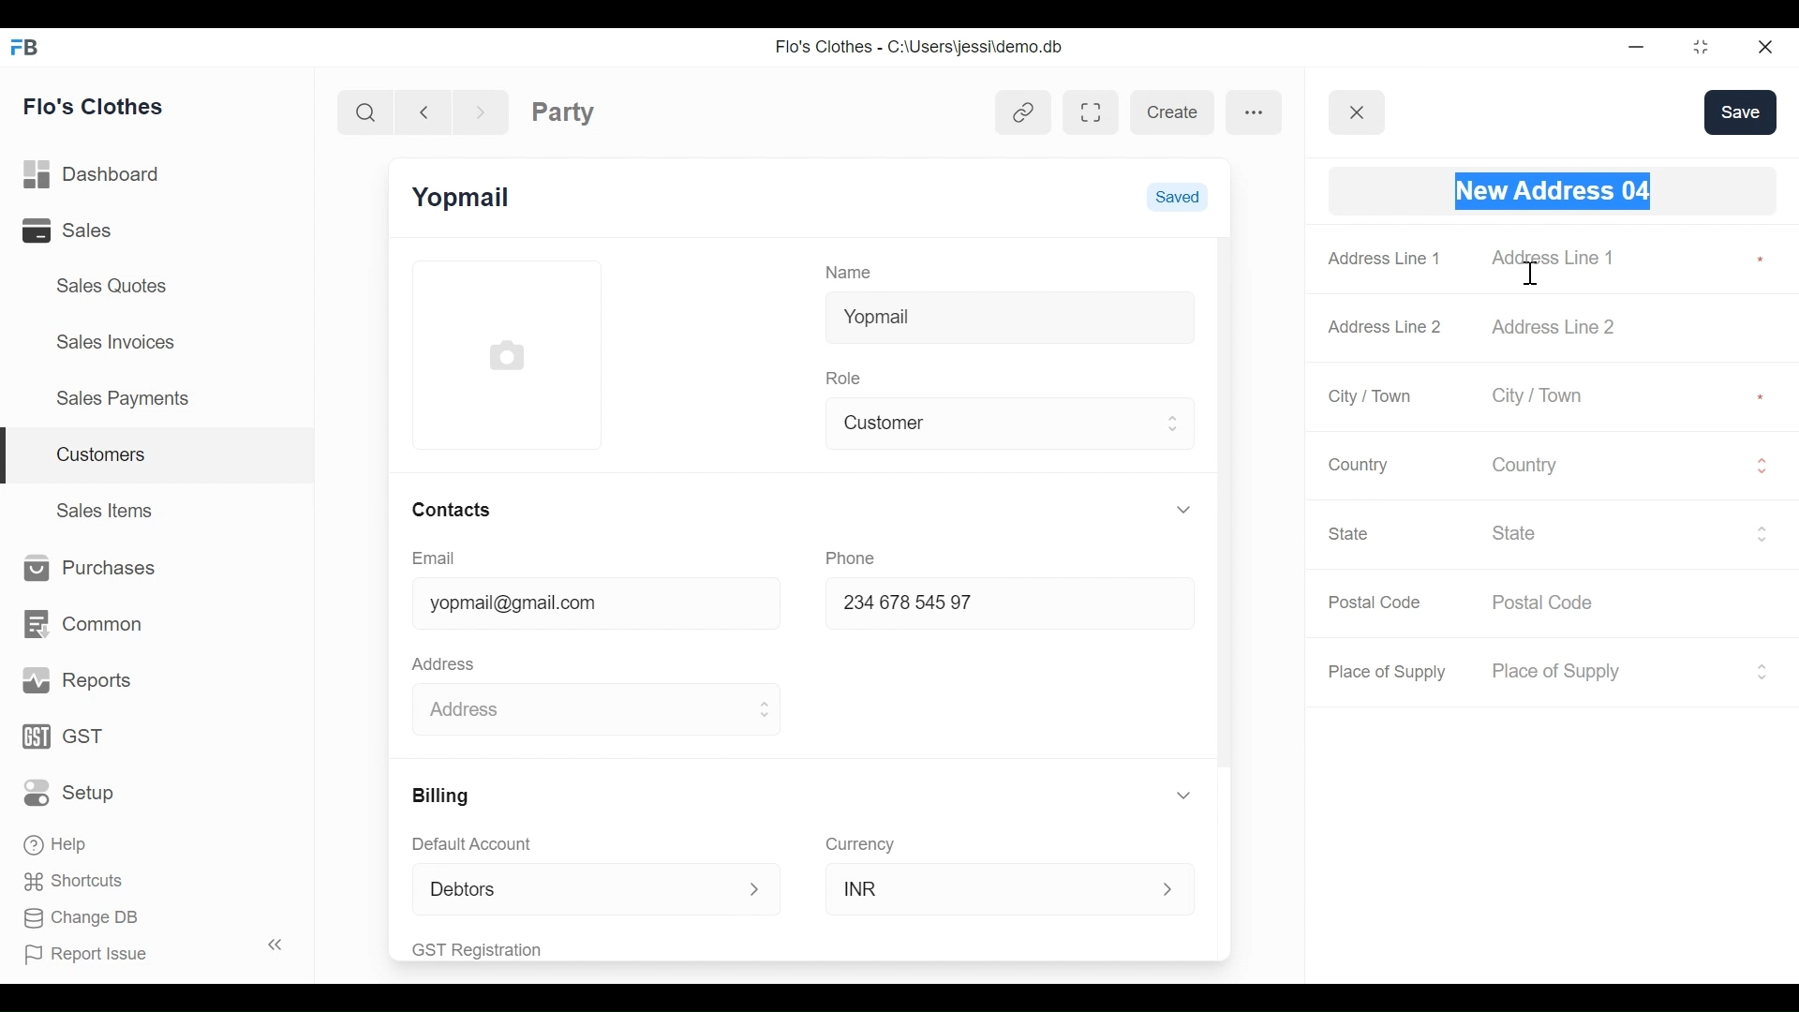 Image resolution: width=1799 pixels, height=1012 pixels. Describe the element at coordinates (481, 110) in the screenshot. I see `Navigate Forward` at that location.